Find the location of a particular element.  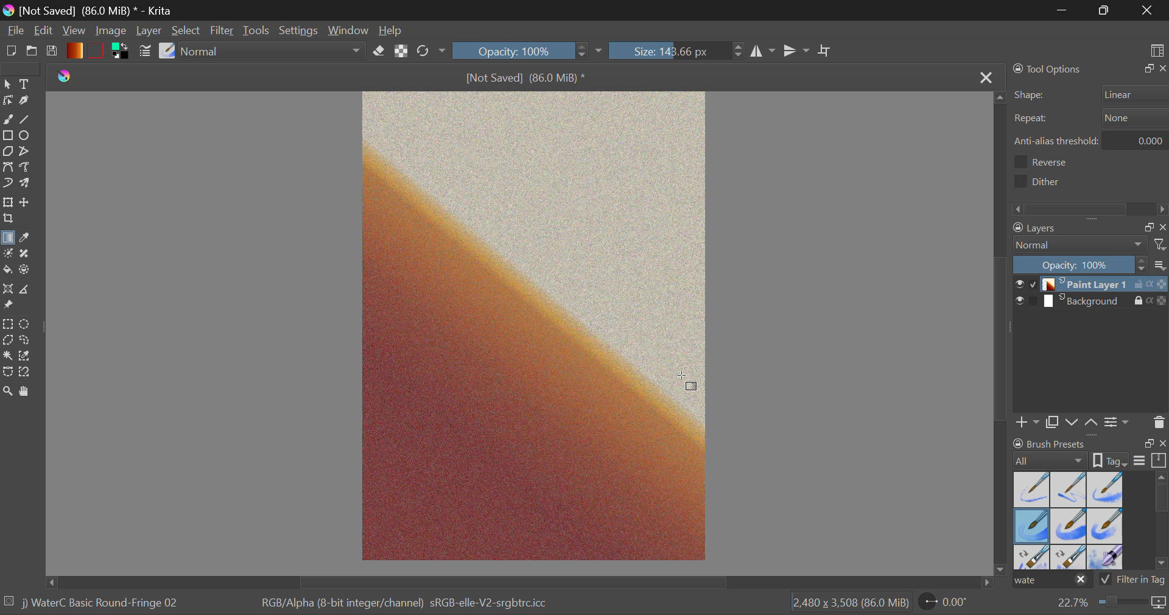

Gradient Fill is located at coordinates (9, 239).